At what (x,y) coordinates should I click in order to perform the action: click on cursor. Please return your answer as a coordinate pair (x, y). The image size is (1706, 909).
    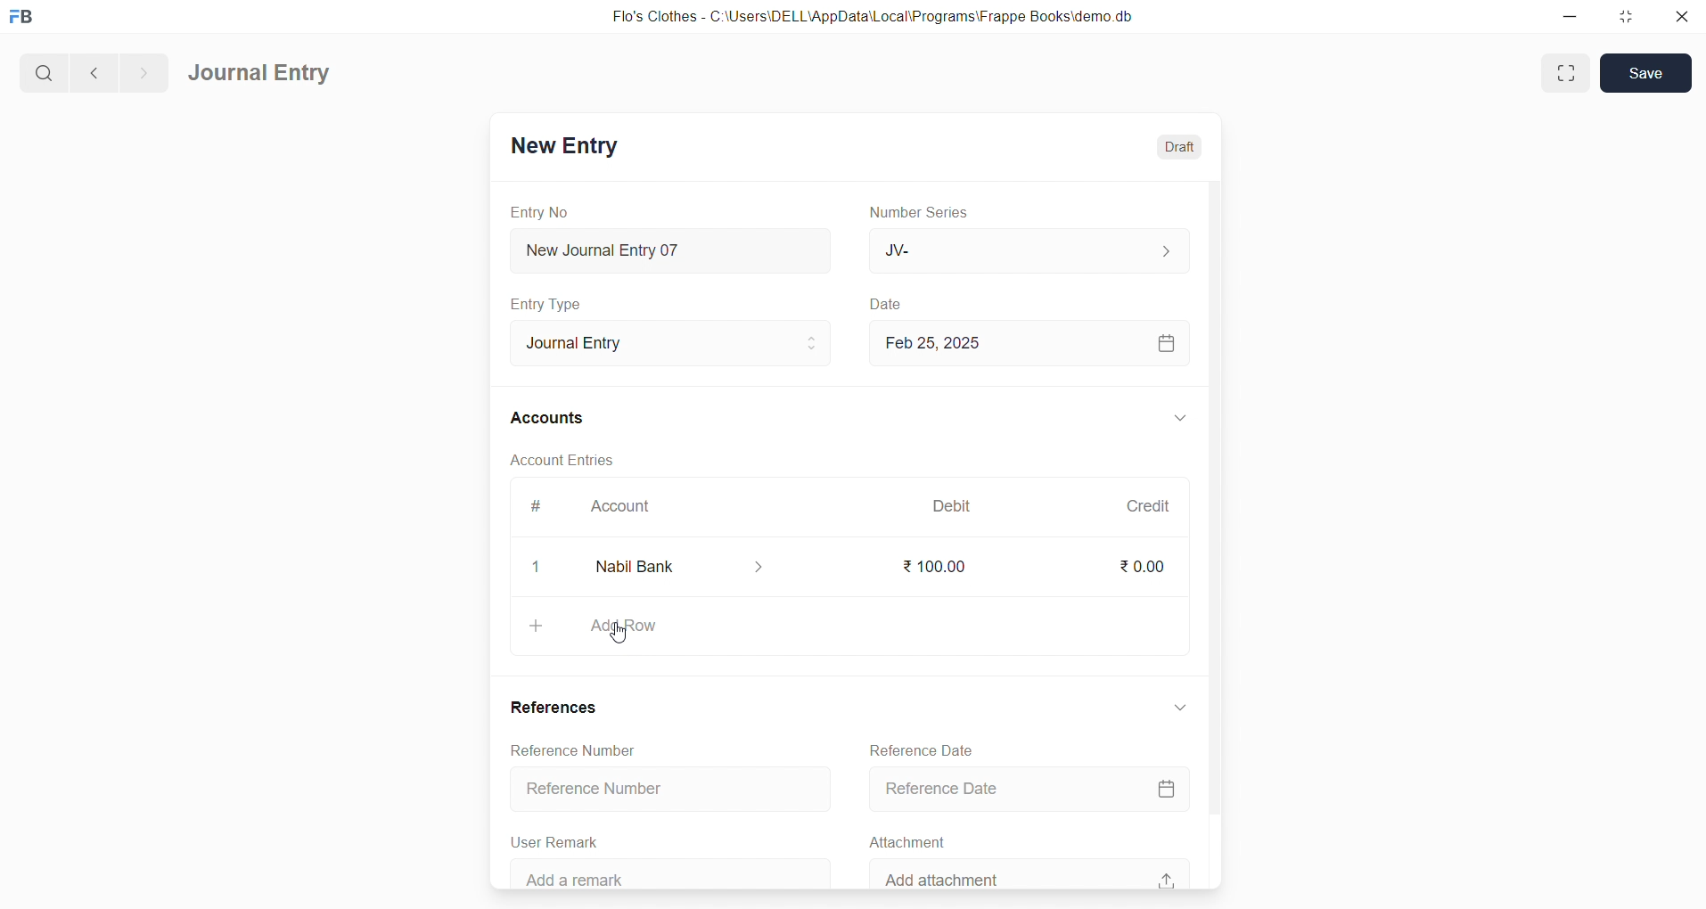
    Looking at the image, I should click on (619, 636).